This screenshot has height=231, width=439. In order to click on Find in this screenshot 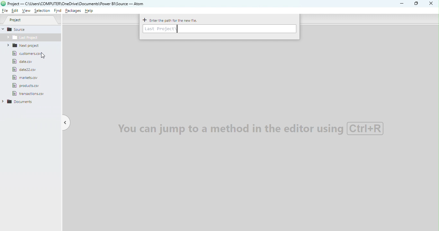, I will do `click(58, 11)`.